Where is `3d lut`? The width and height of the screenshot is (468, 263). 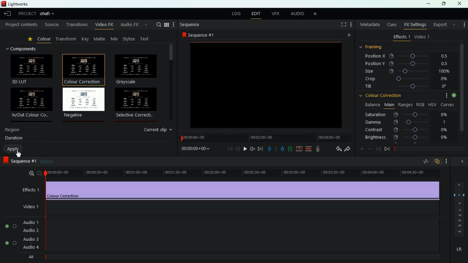 3d lut is located at coordinates (32, 69).